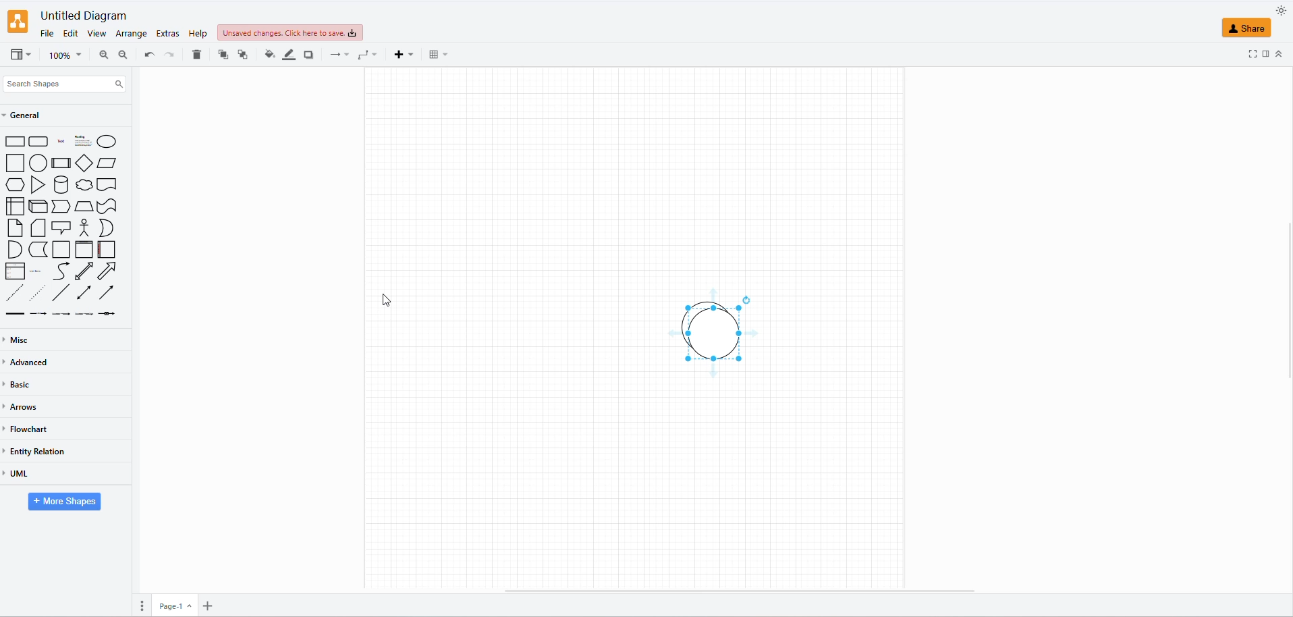 The width and height of the screenshot is (1293, 617). I want to click on TRIANGLE, so click(36, 184).